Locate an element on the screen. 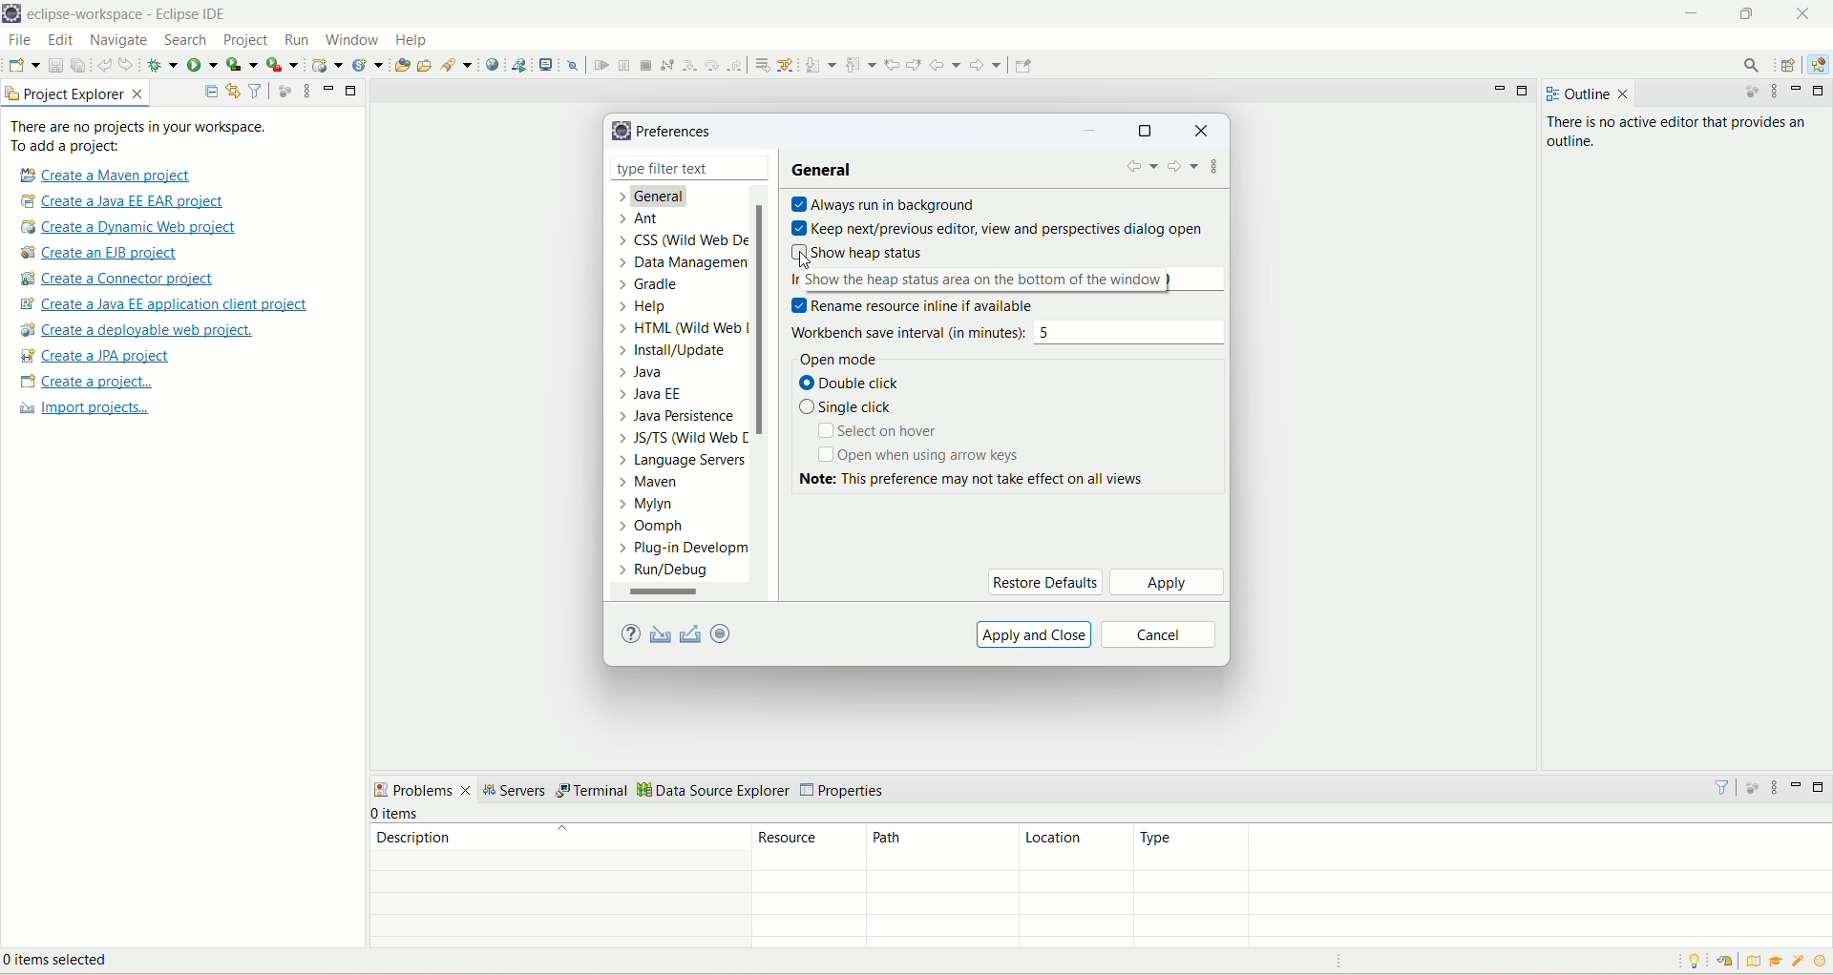  import projects is located at coordinates (81, 410).